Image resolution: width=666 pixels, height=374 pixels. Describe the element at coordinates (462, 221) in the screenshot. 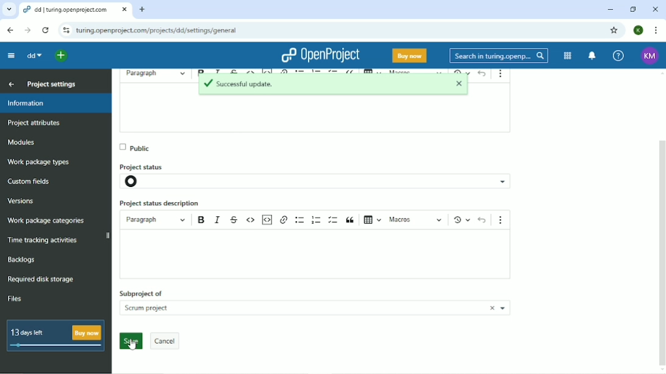

I see `Show local modifications` at that location.